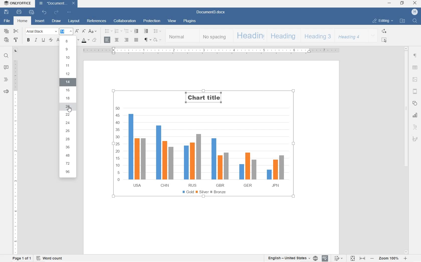 The width and height of the screenshot is (421, 262). I want to click on MINIMIZE, so click(390, 3).